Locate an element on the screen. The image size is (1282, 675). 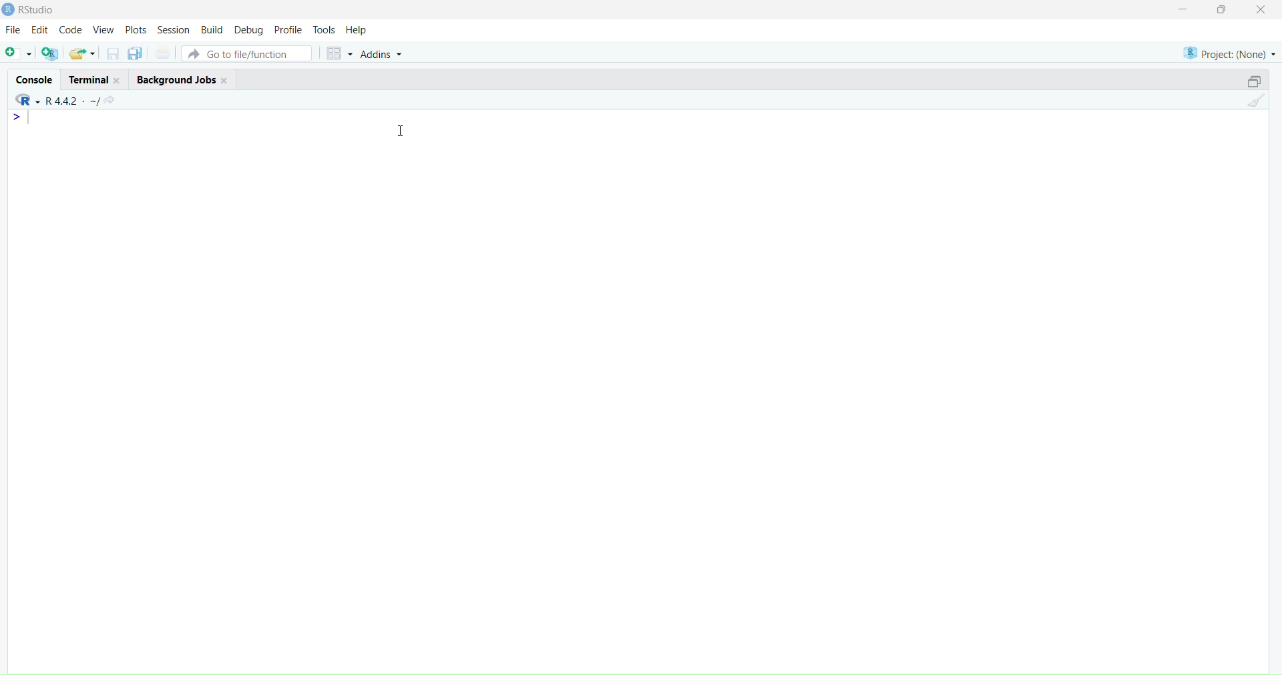
add R file is located at coordinates (50, 53).